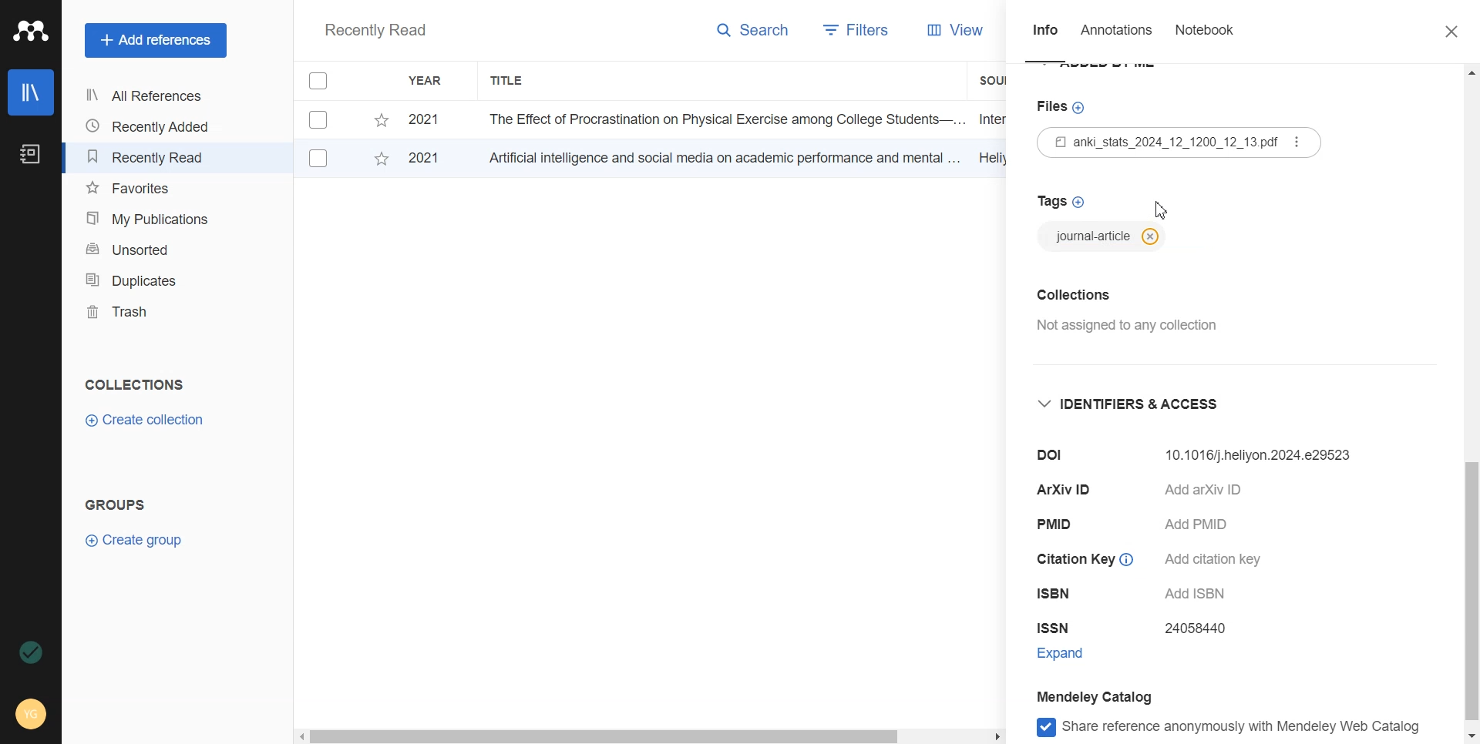 Image resolution: width=1480 pixels, height=744 pixels. Describe the element at coordinates (150, 96) in the screenshot. I see `All References` at that location.